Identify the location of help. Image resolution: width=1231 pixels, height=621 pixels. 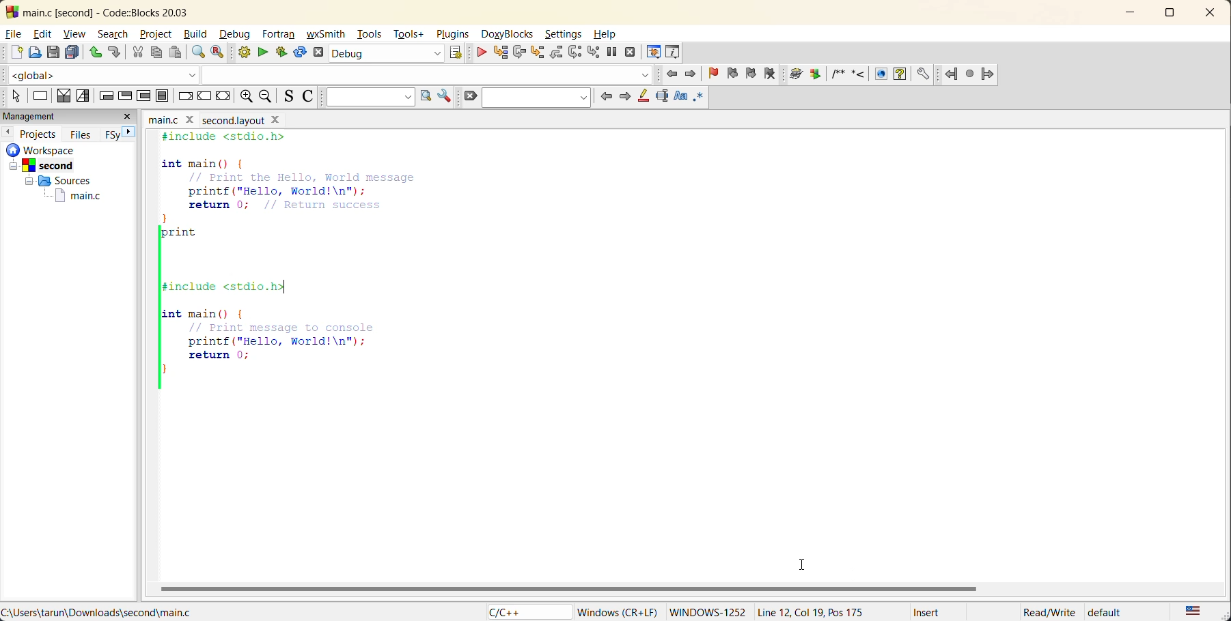
(607, 35).